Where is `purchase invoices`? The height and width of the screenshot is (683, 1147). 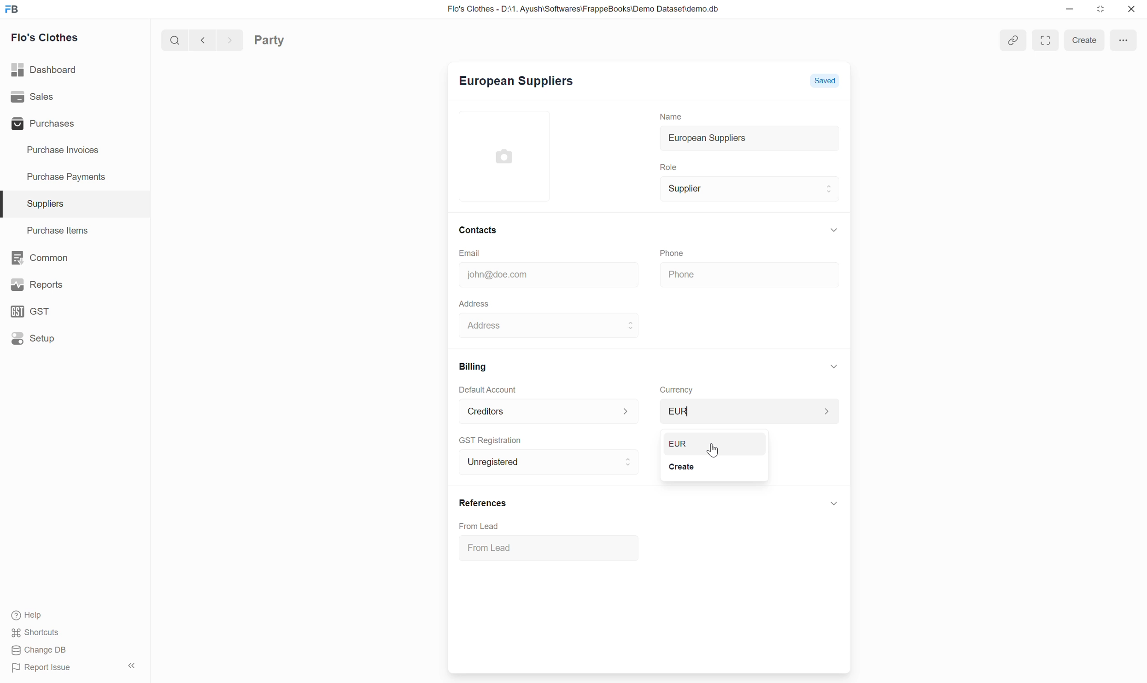 purchase invoices is located at coordinates (61, 150).